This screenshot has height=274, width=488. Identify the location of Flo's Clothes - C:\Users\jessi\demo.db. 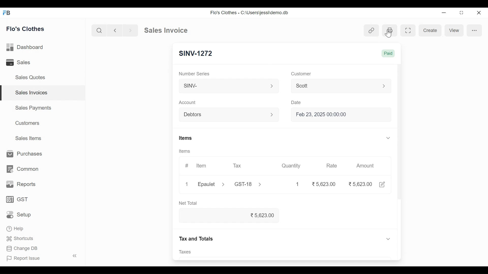
(249, 12).